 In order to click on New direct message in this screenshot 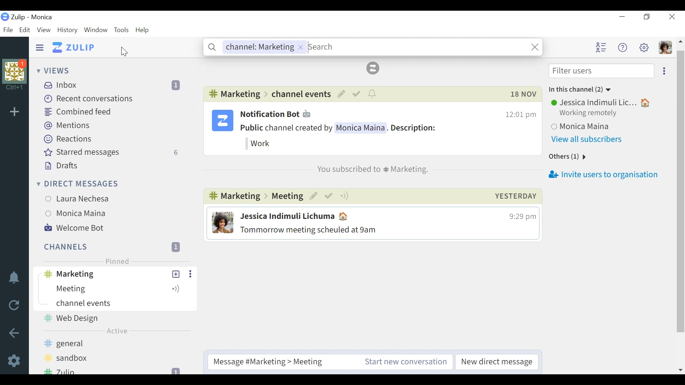, I will do `click(496, 361)`.